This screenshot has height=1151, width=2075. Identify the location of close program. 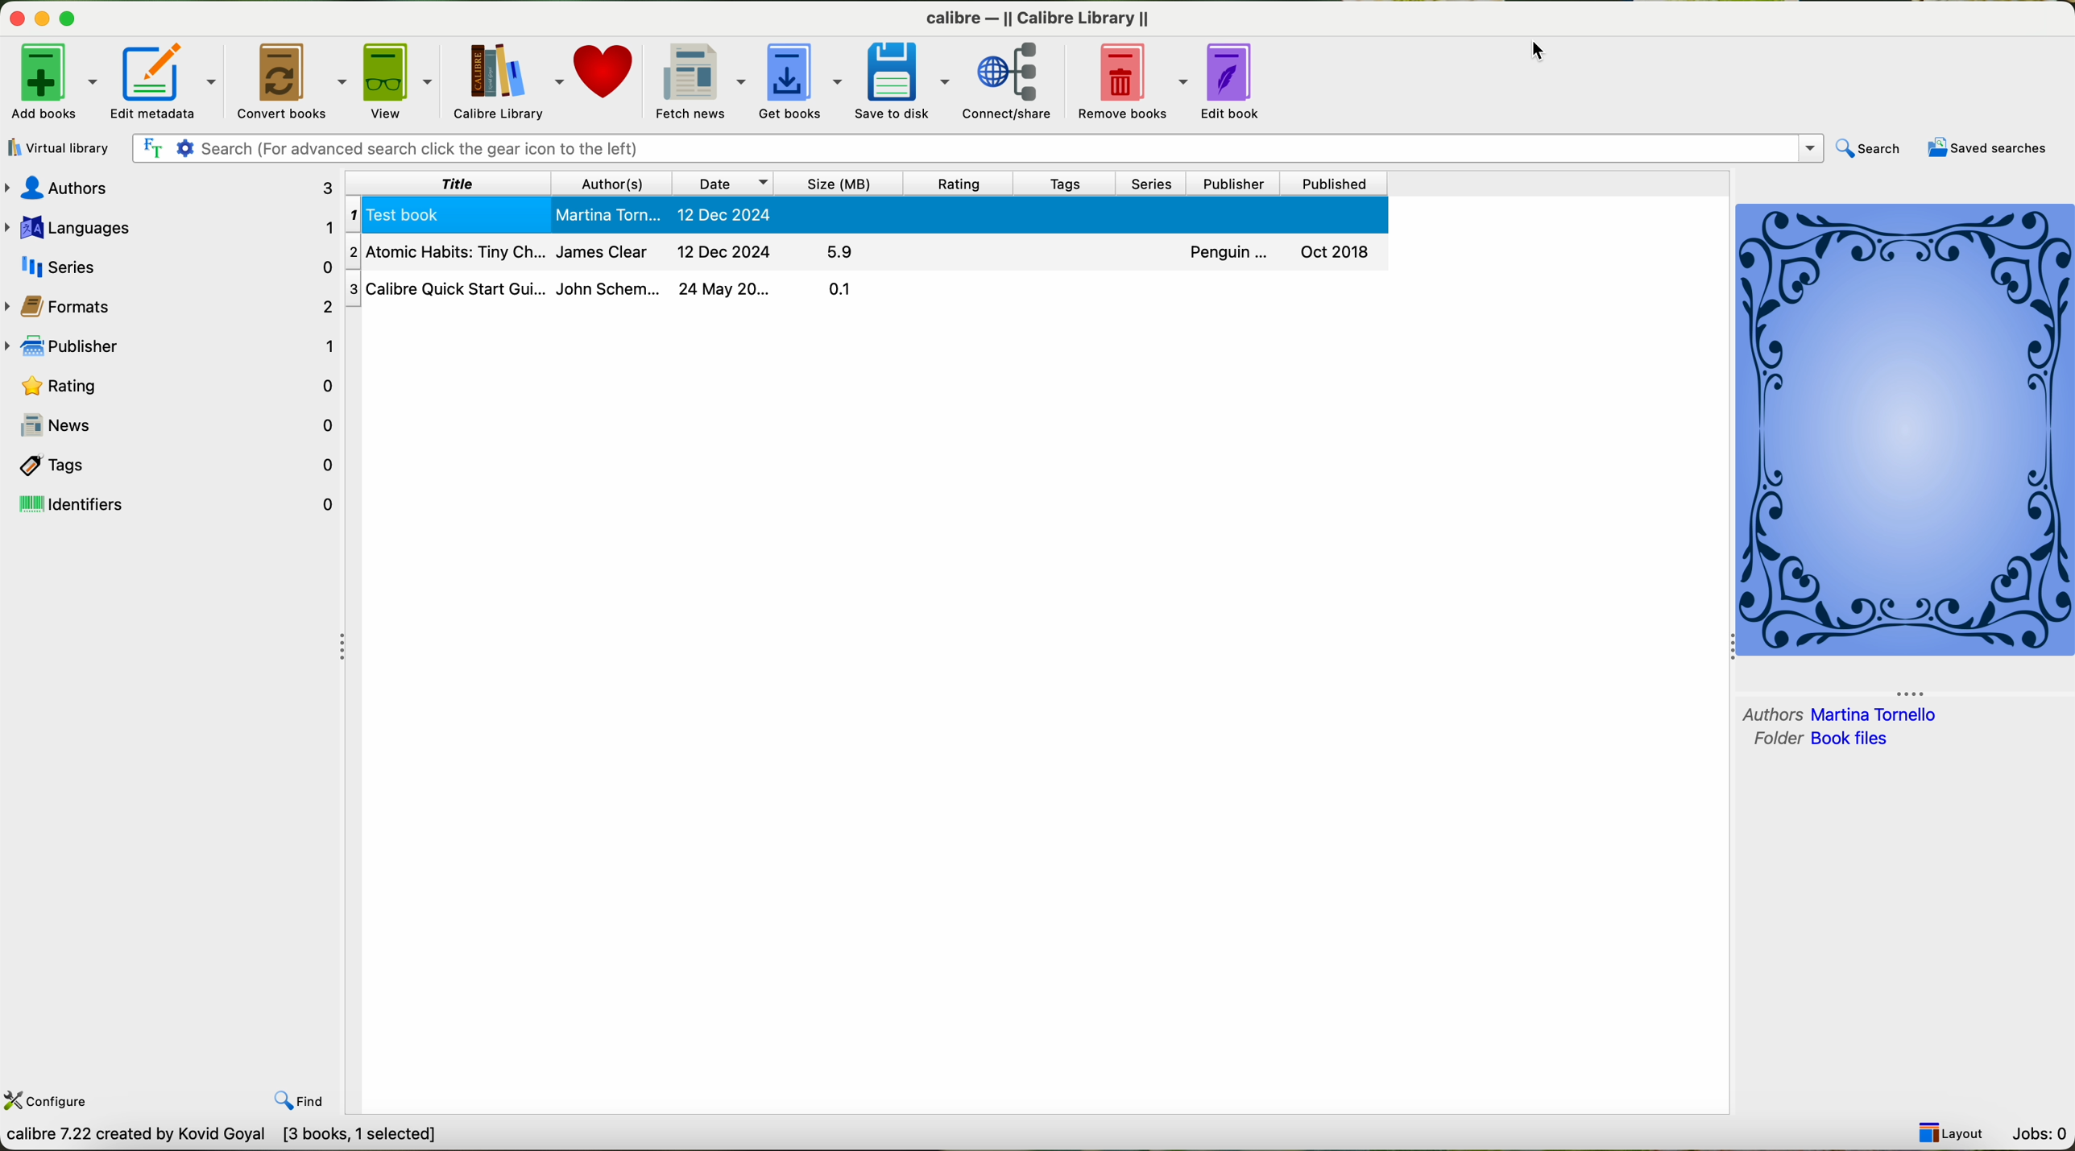
(13, 13).